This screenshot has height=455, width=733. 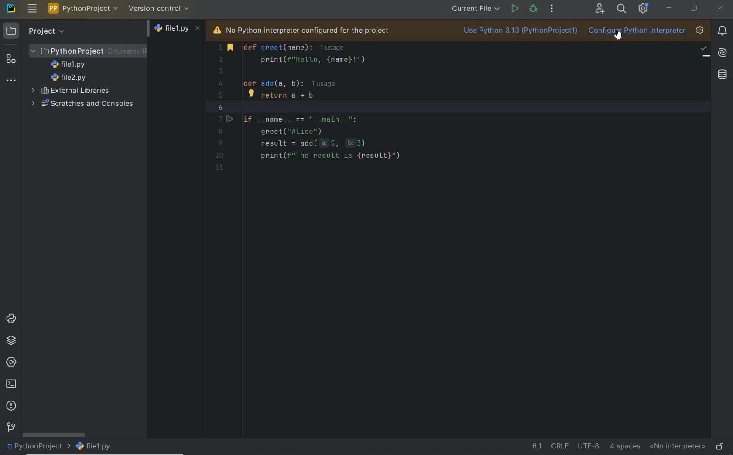 What do you see at coordinates (72, 90) in the screenshot?
I see `external libraries` at bounding box center [72, 90].